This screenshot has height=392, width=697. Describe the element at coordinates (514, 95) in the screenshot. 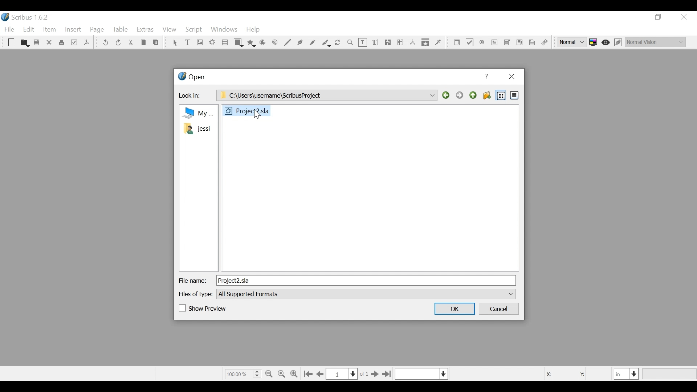

I see `Detail View` at that location.